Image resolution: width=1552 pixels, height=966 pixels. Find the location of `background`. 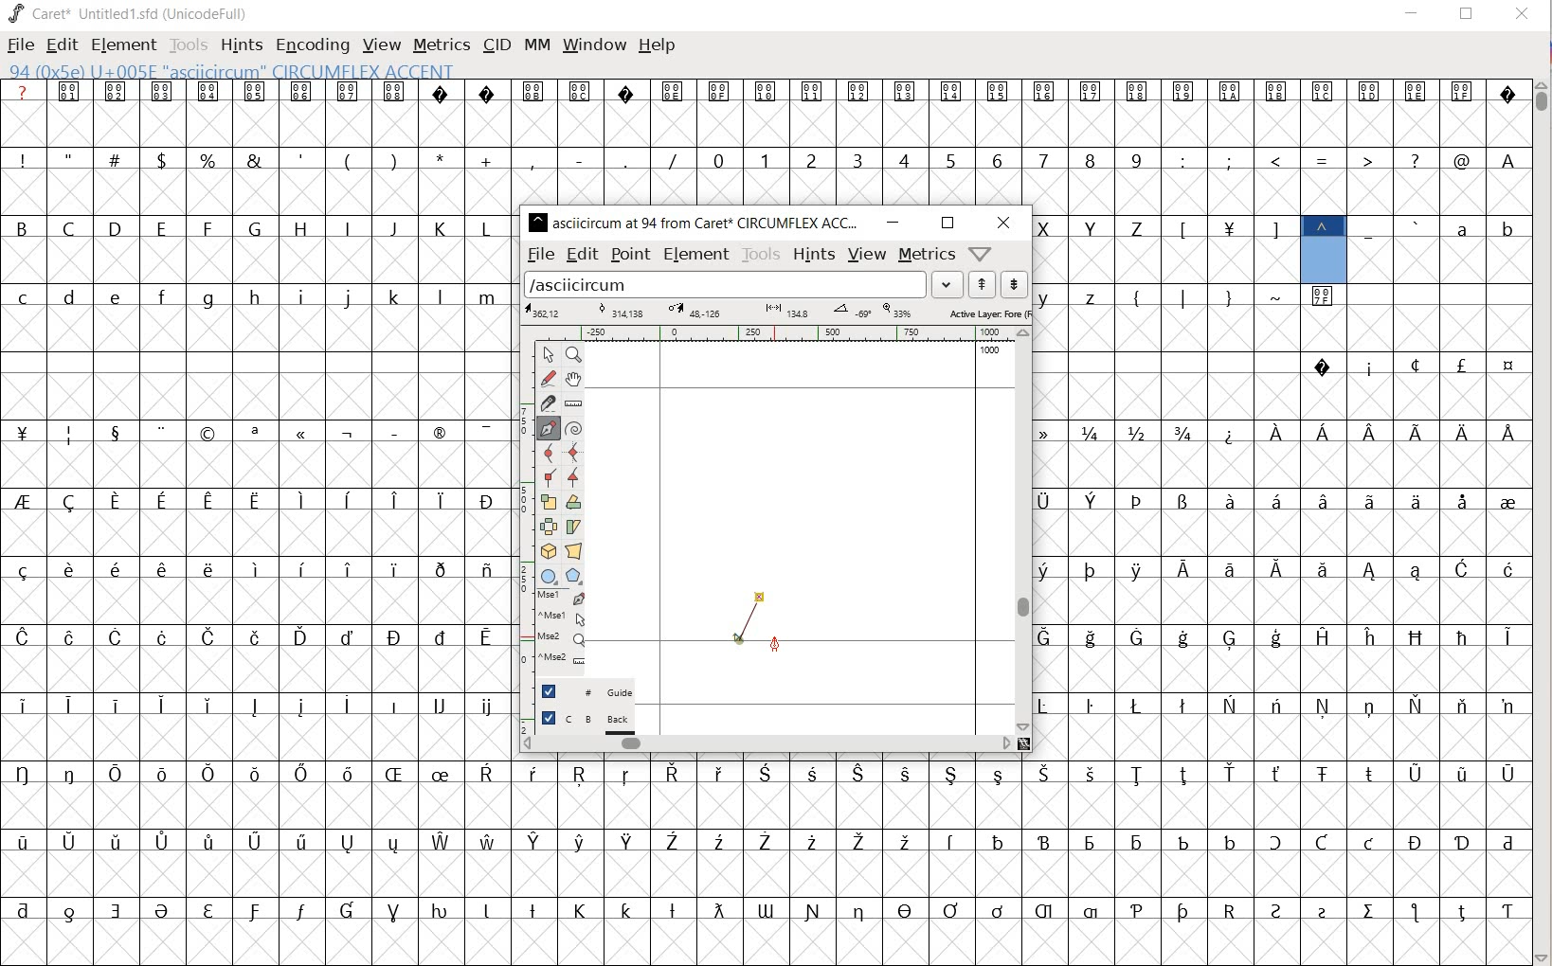

background is located at coordinates (588, 721).